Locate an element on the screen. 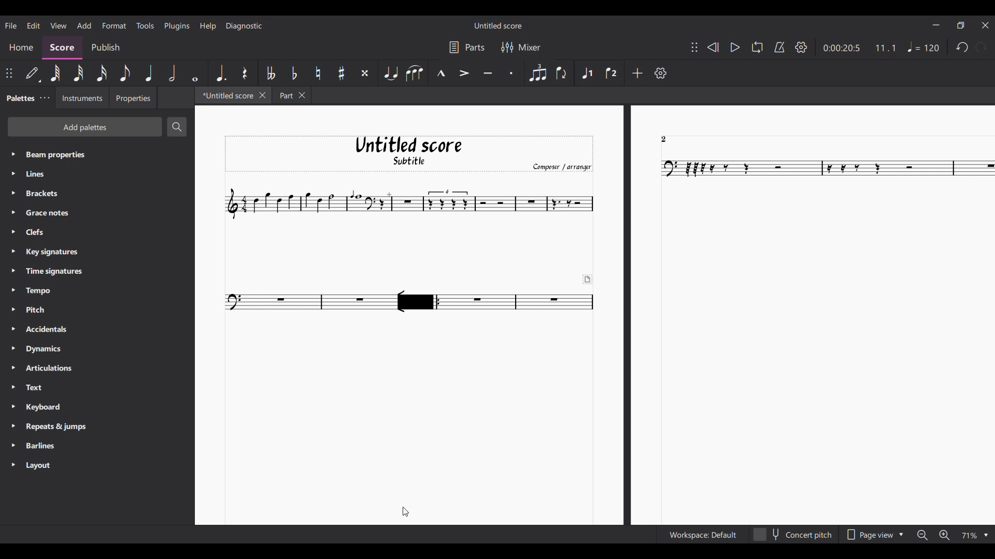 The width and height of the screenshot is (995, 559). Rest is located at coordinates (245, 73).